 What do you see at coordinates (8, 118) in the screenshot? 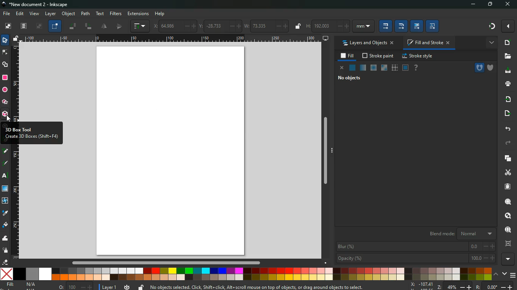
I see `Cursor` at bounding box center [8, 118].